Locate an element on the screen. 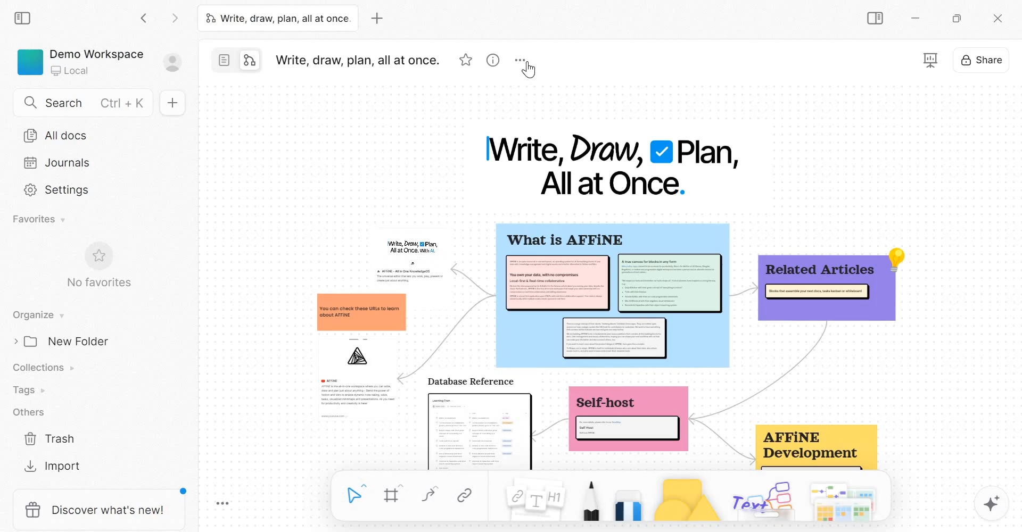 This screenshot has height=532, width=1022. Maximize is located at coordinates (958, 19).